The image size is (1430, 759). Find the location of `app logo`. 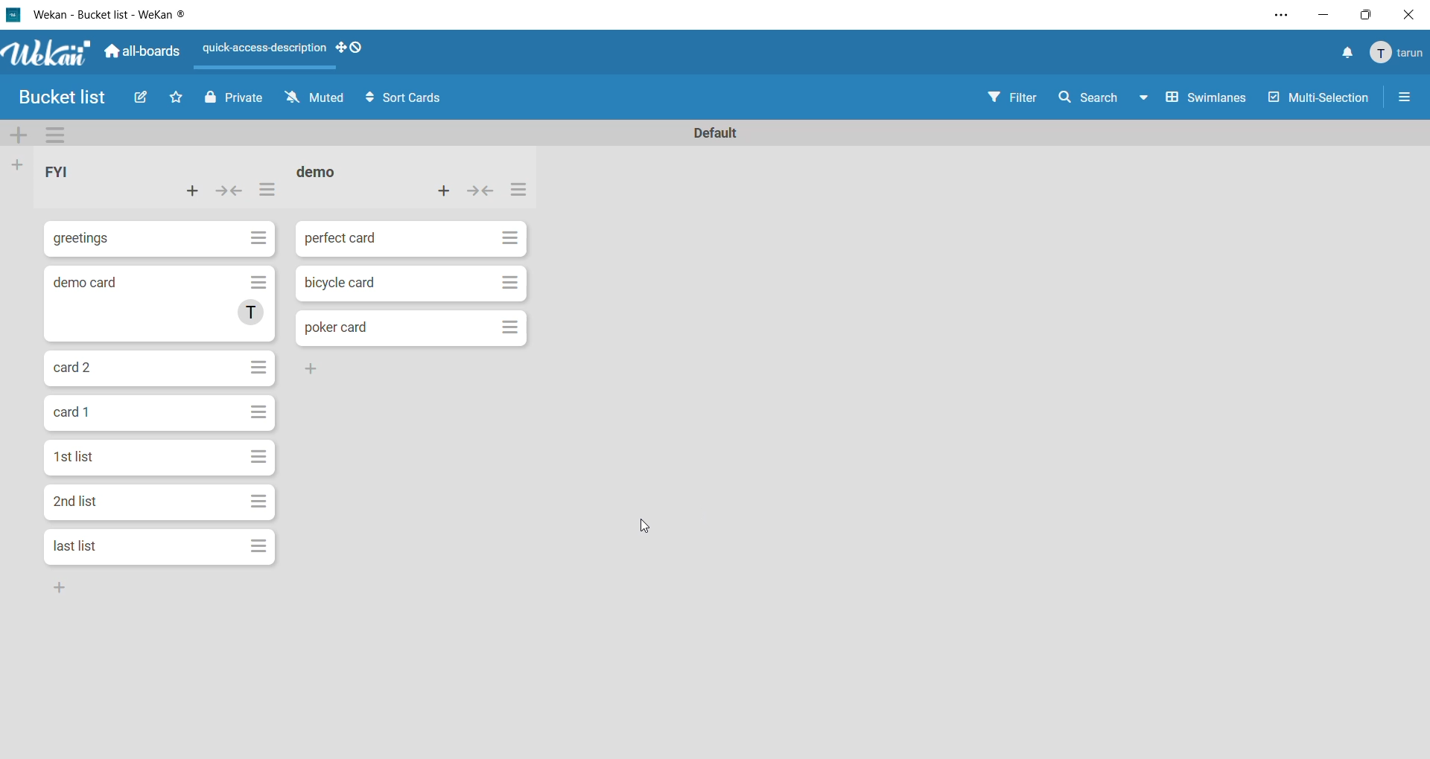

app logo is located at coordinates (48, 54).